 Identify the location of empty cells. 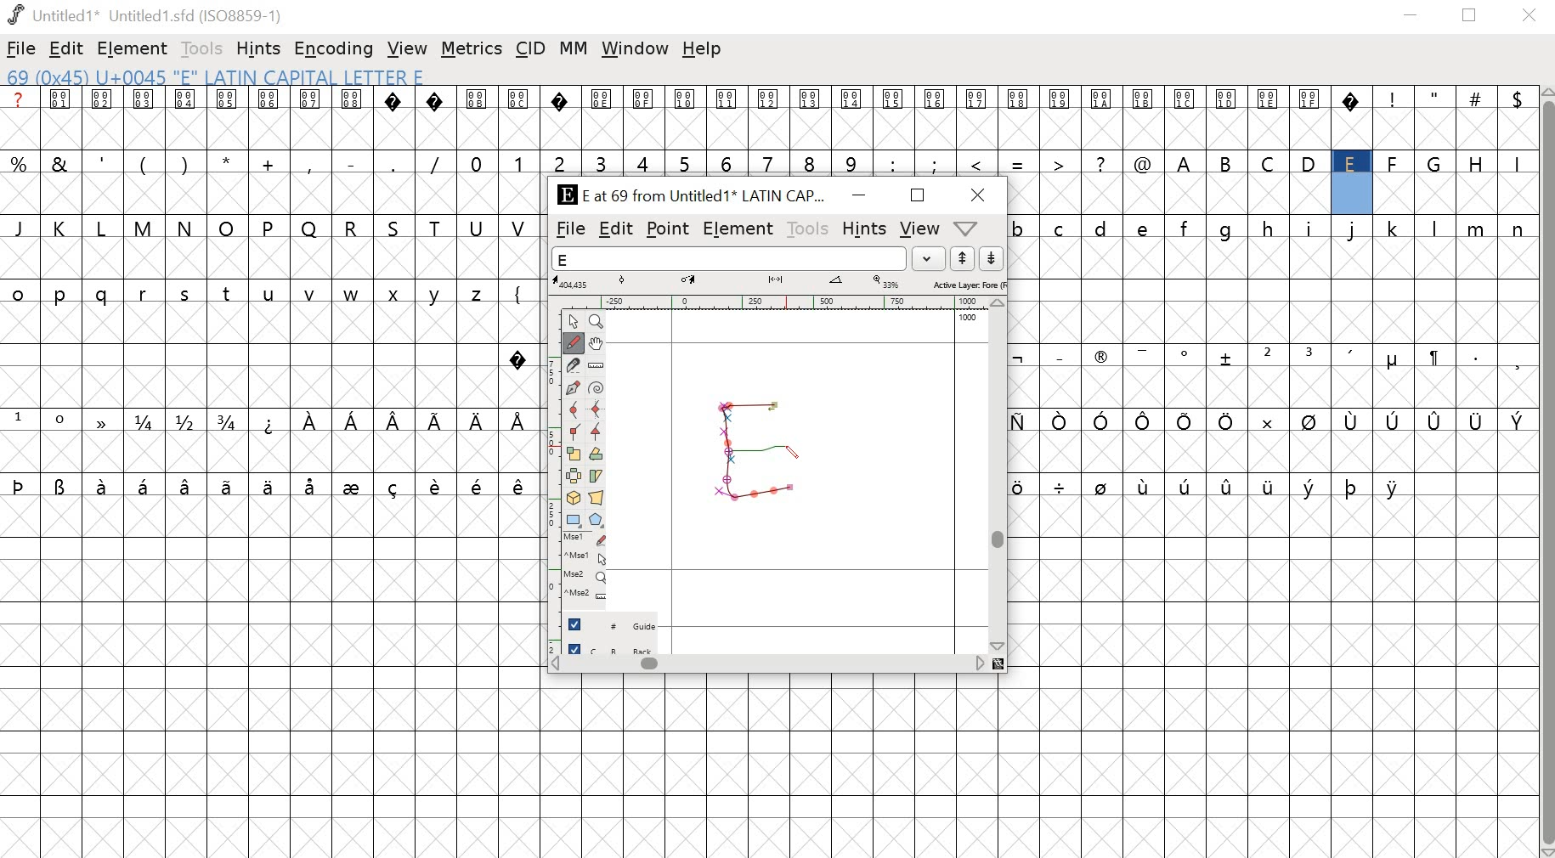
(1276, 195).